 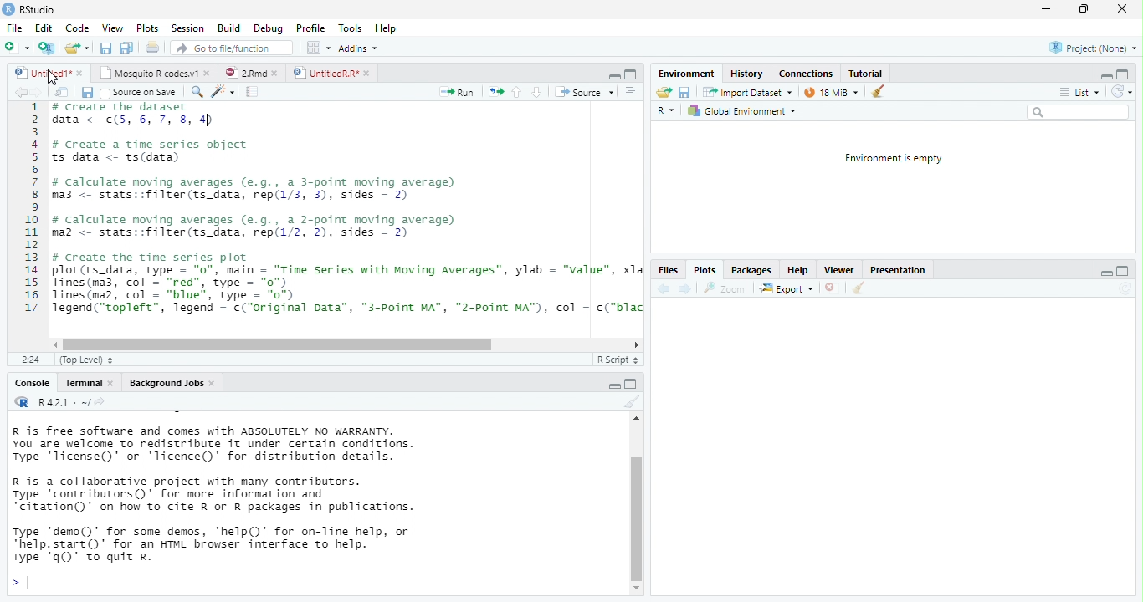 What do you see at coordinates (685, 288) in the screenshot?
I see `next` at bounding box center [685, 288].